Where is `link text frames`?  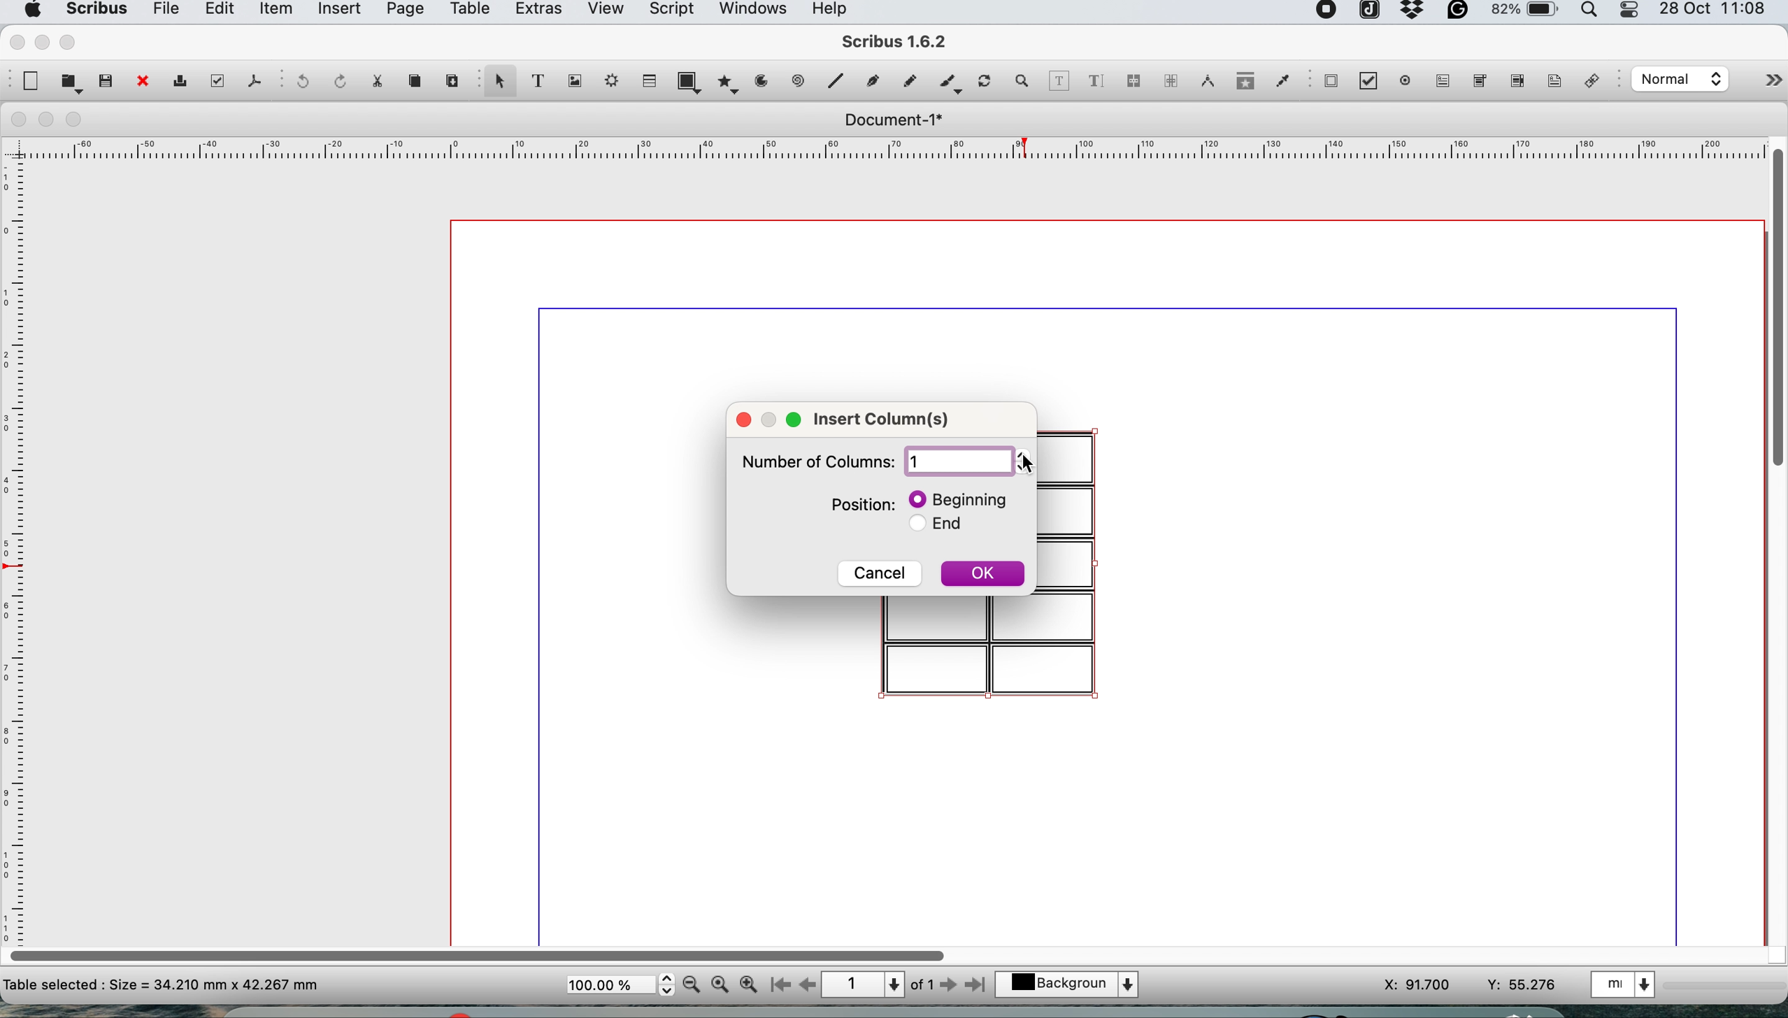
link text frames is located at coordinates (1133, 83).